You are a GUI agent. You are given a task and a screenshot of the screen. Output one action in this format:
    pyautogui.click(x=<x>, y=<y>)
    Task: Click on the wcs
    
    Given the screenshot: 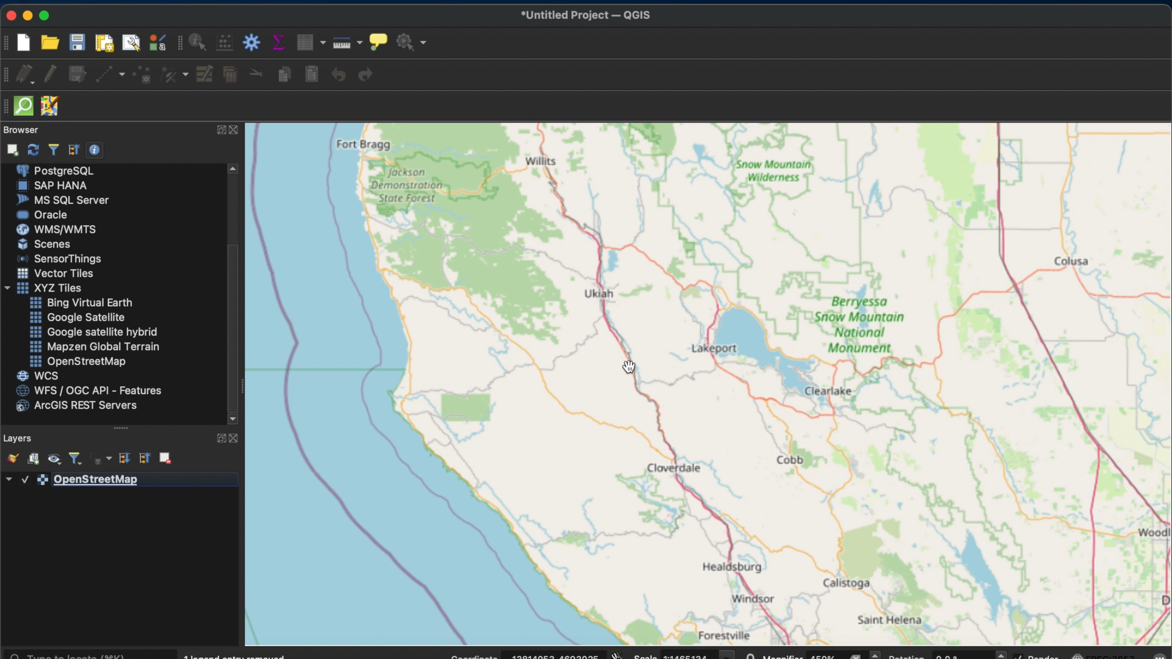 What is the action you would take?
    pyautogui.click(x=37, y=375)
    